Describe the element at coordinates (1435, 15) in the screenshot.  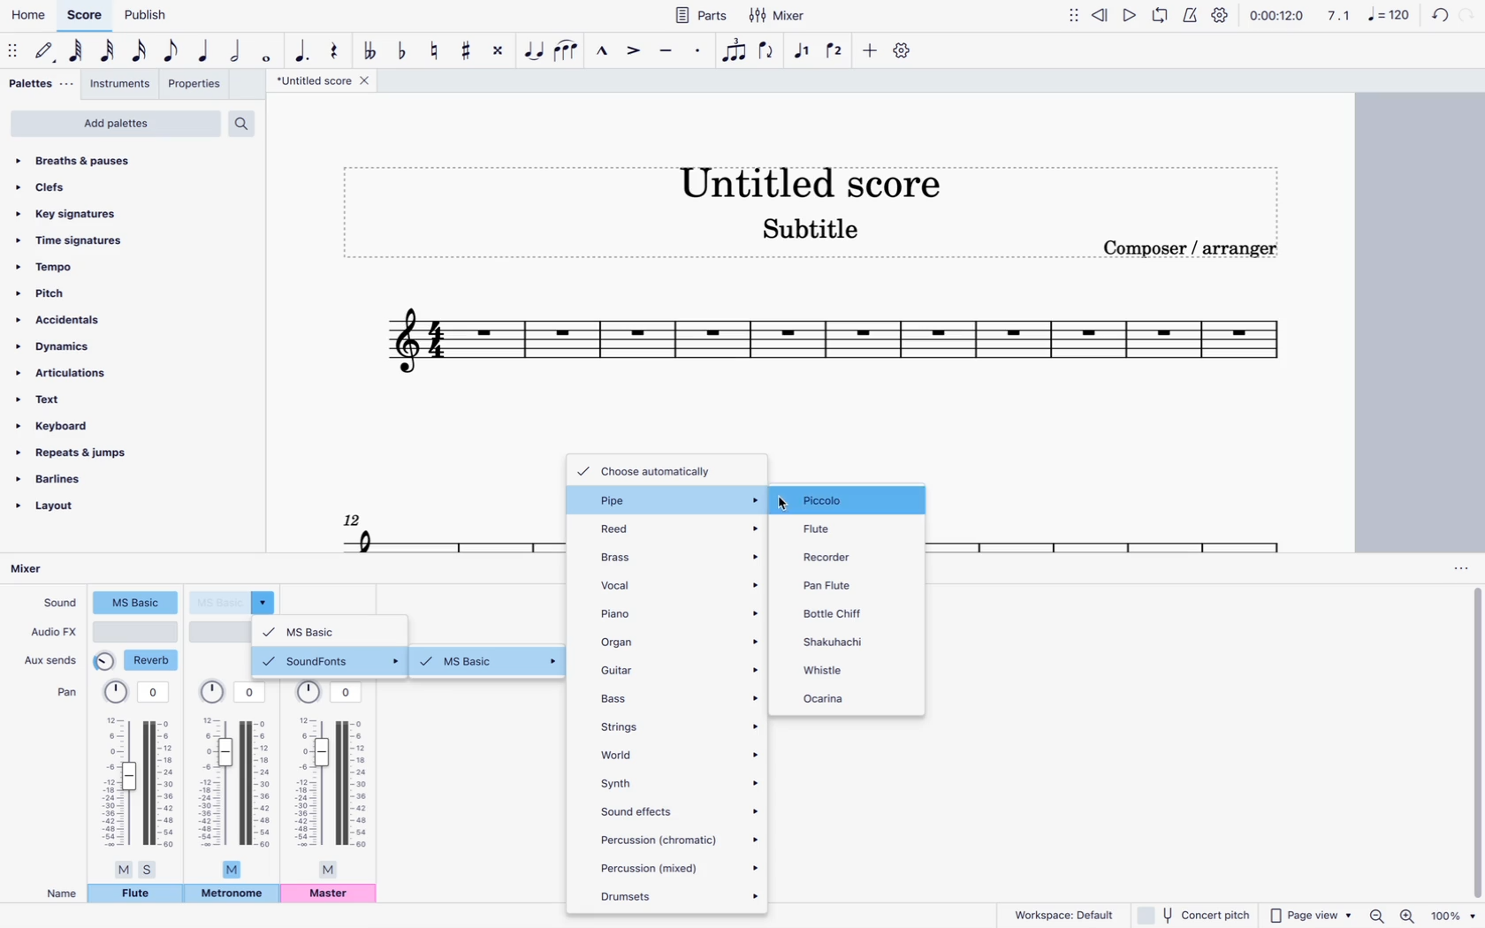
I see `back` at that location.